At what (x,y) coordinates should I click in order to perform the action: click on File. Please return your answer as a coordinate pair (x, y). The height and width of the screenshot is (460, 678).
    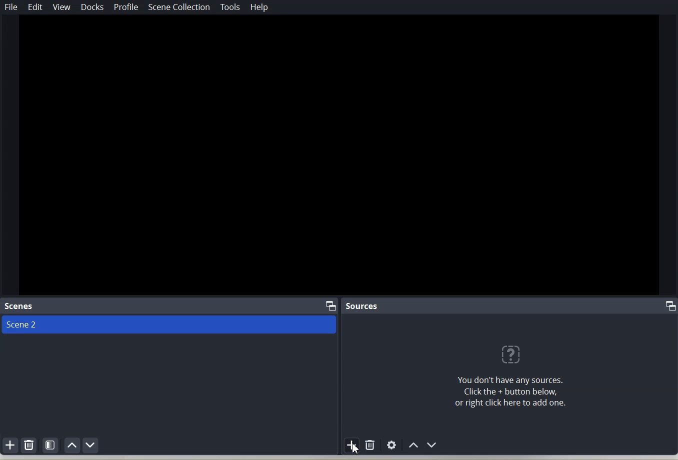
    Looking at the image, I should click on (11, 7).